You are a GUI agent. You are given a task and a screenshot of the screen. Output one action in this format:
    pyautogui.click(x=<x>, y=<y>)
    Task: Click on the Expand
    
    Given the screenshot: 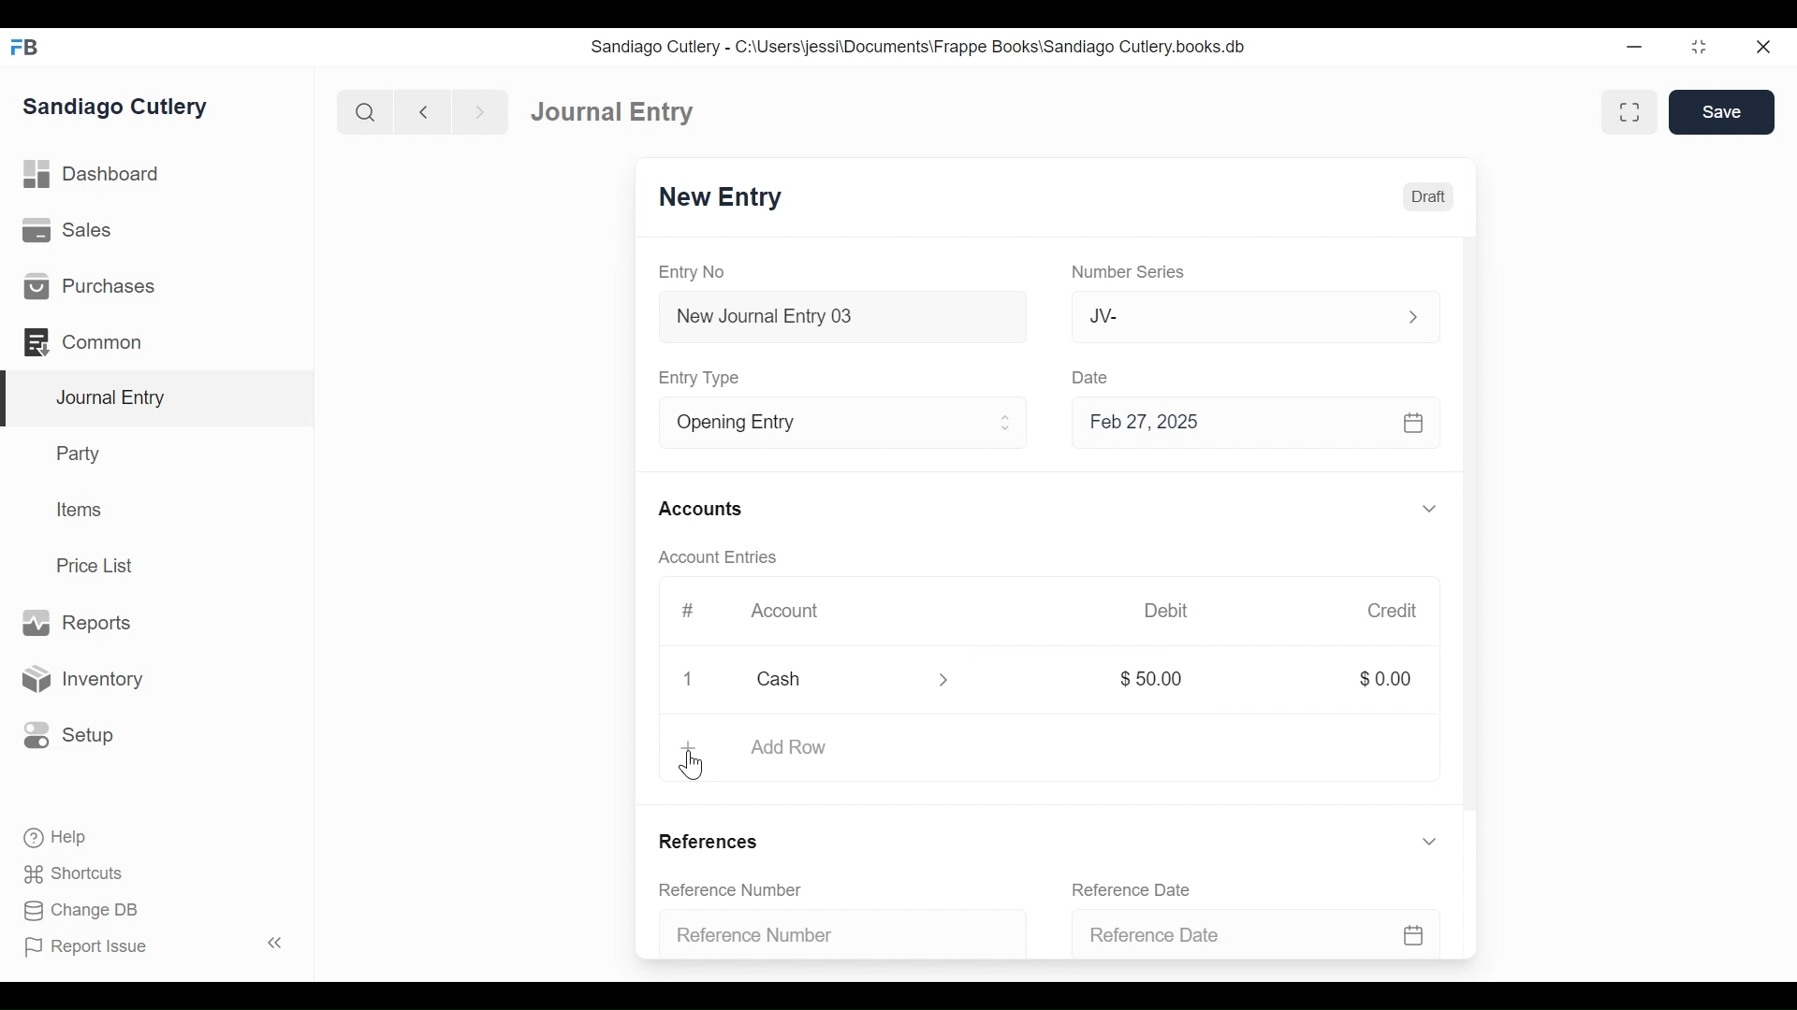 What is the action you would take?
    pyautogui.click(x=1430, y=840)
    